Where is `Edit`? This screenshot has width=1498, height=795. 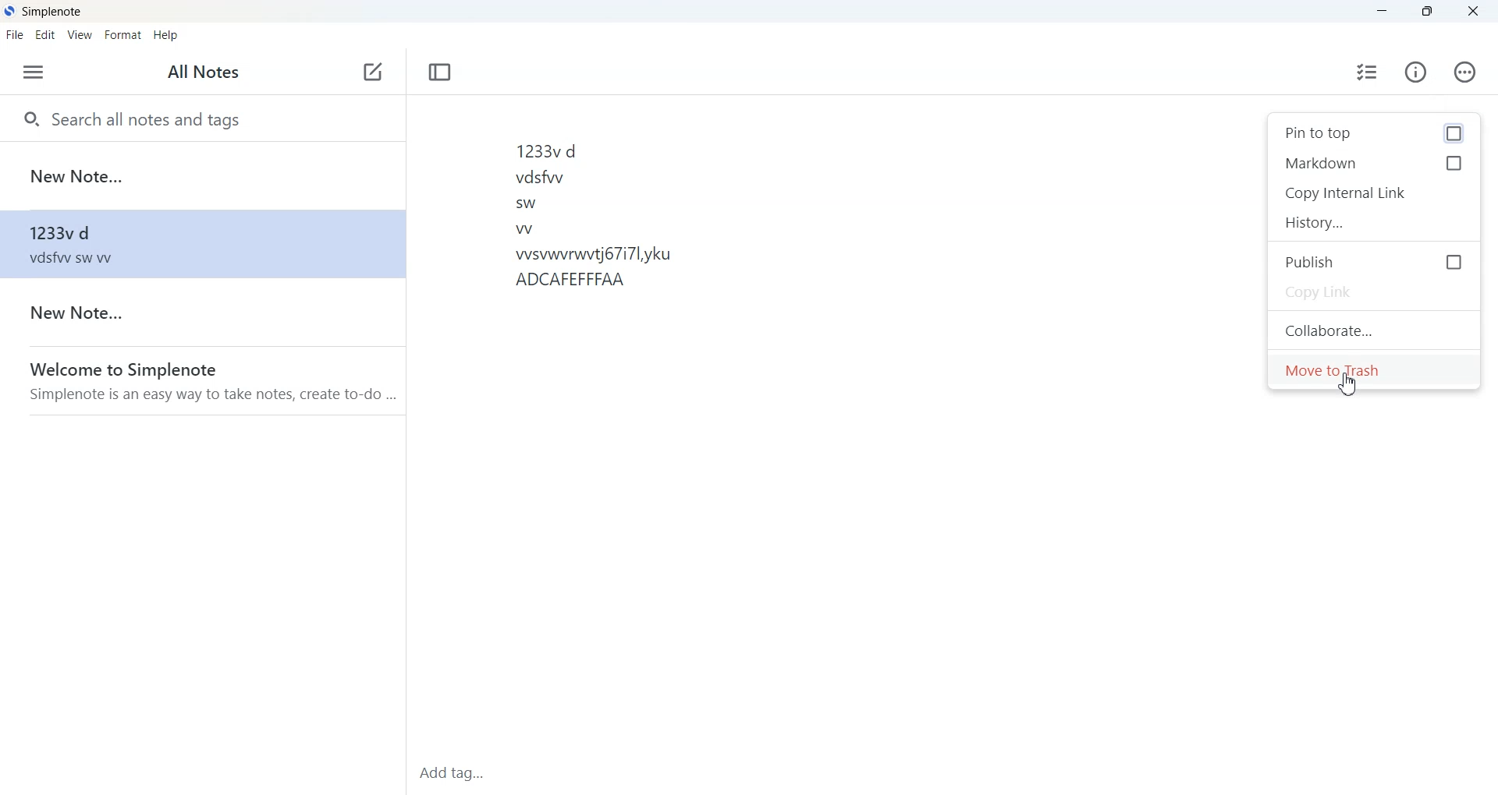 Edit is located at coordinates (46, 36).